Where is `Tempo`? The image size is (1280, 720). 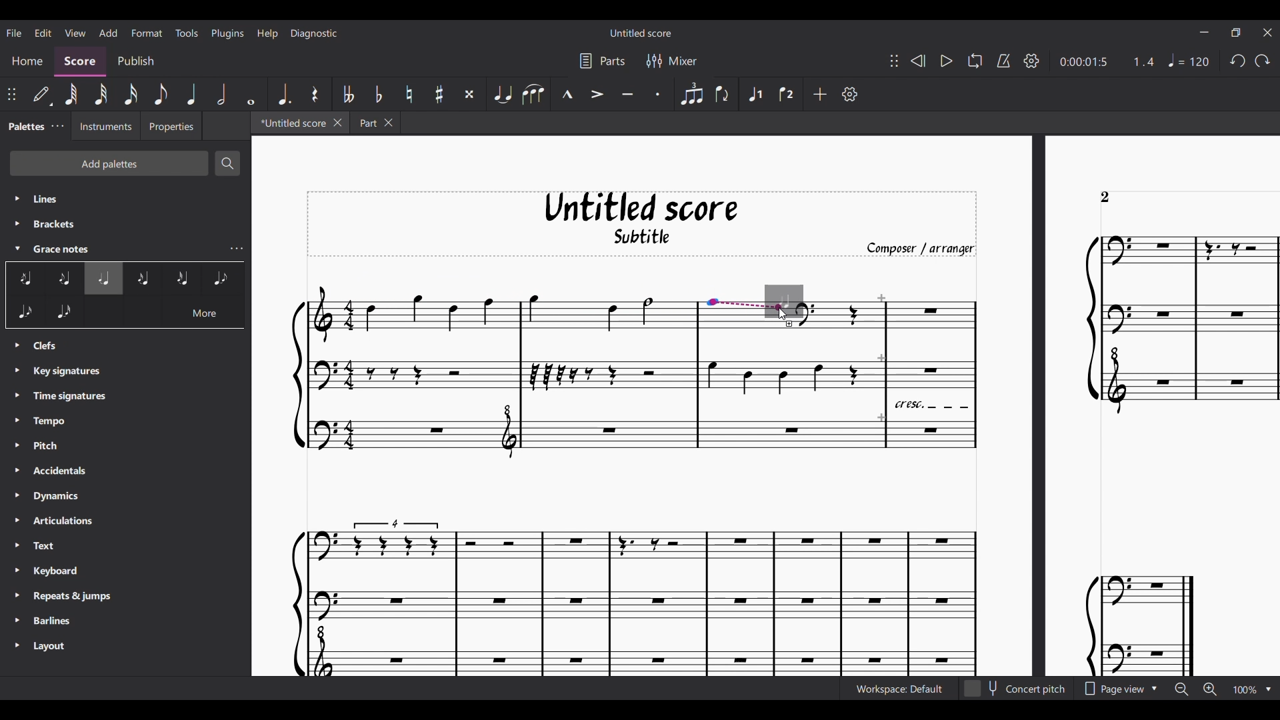 Tempo is located at coordinates (1189, 60).